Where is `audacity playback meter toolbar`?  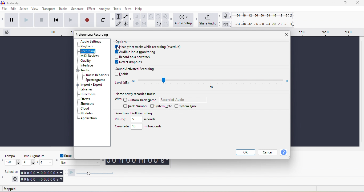
audacity playback meter toolbar is located at coordinates (219, 24).